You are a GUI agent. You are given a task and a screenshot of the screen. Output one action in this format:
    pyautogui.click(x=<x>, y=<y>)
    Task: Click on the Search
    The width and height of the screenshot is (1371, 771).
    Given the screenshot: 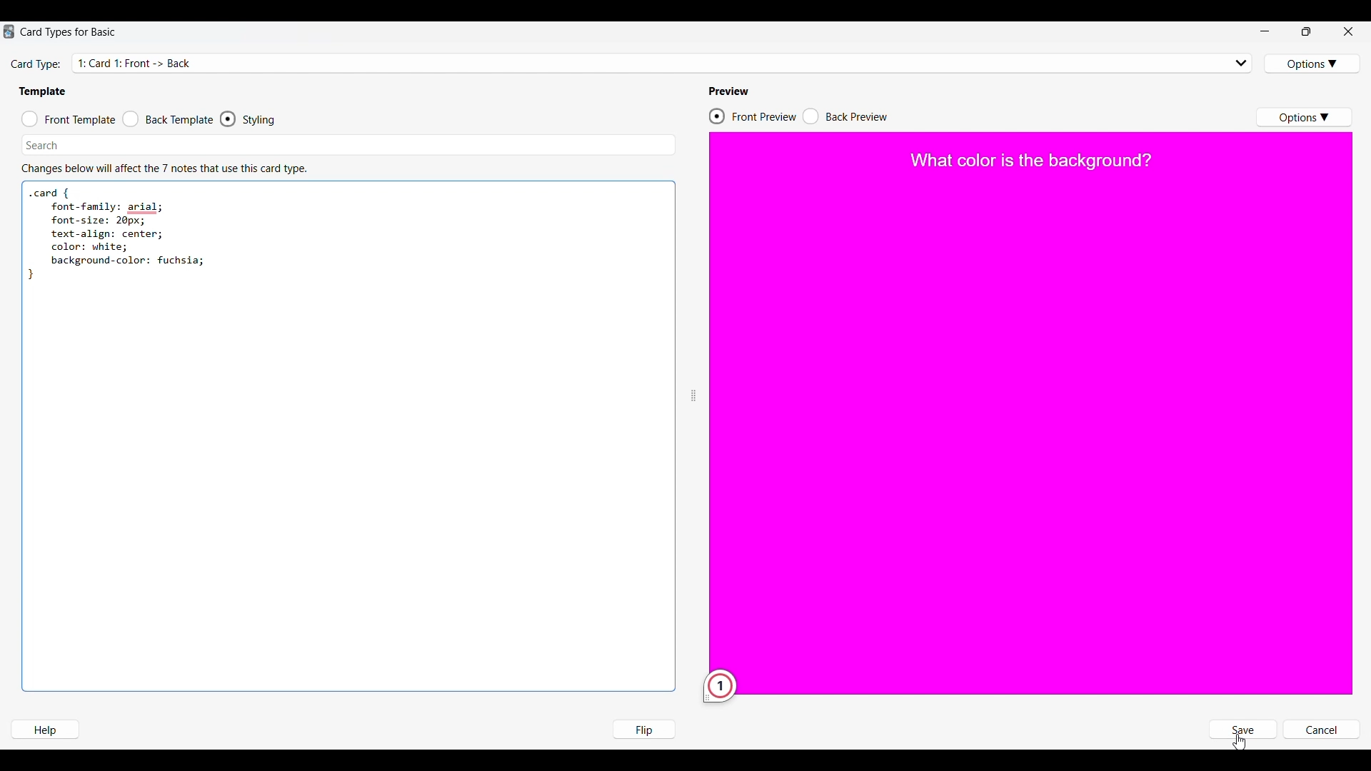 What is the action you would take?
    pyautogui.click(x=43, y=145)
    